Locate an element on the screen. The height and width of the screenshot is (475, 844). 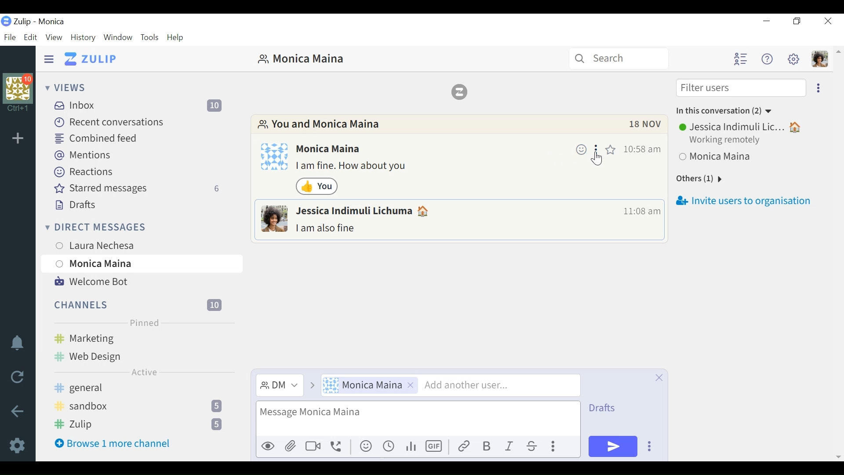
Strikethrough is located at coordinates (534, 446).